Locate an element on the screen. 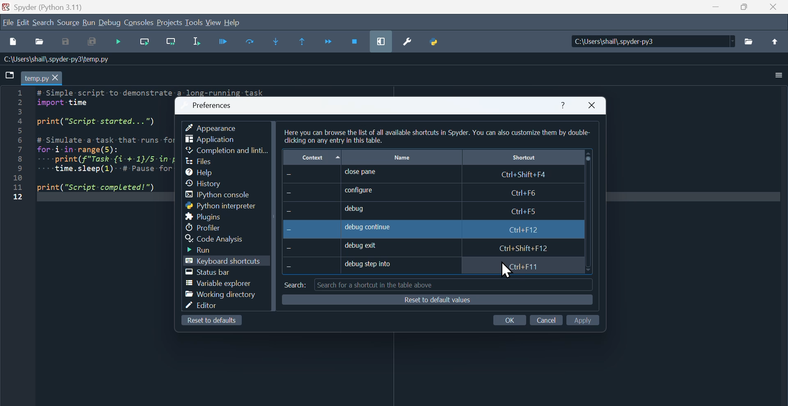 The image size is (788, 406). Cursor on debug shortcut is located at coordinates (507, 269).